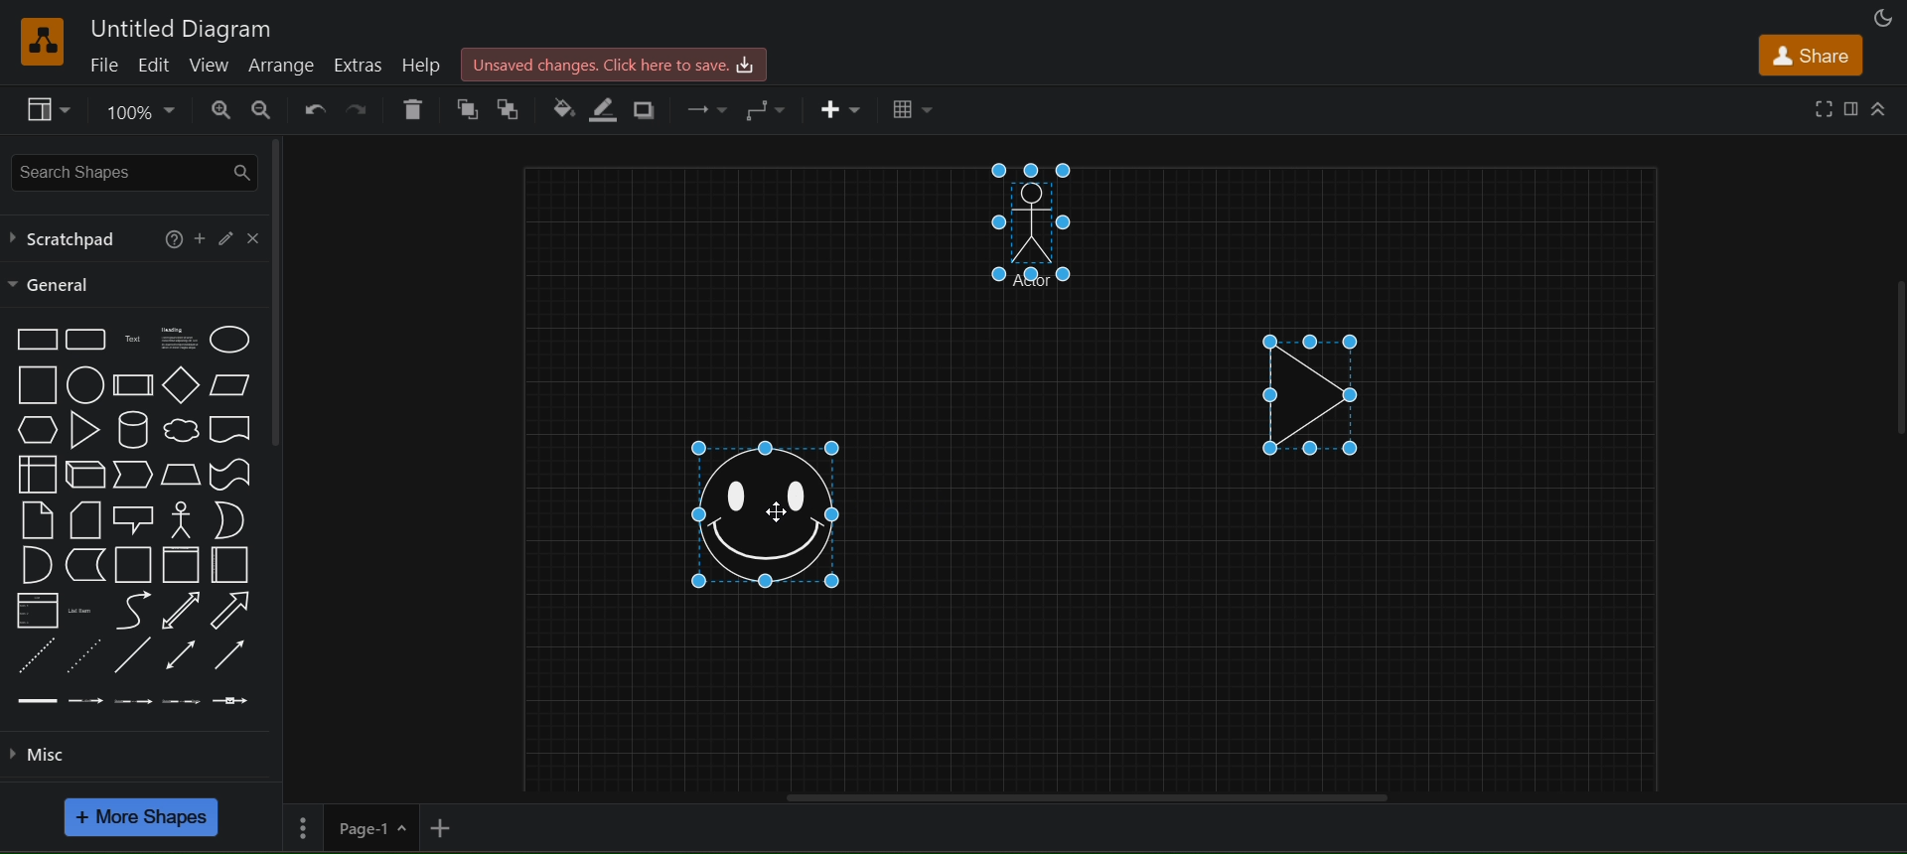  Describe the element at coordinates (184, 655) in the screenshot. I see `bidirectional connector` at that location.